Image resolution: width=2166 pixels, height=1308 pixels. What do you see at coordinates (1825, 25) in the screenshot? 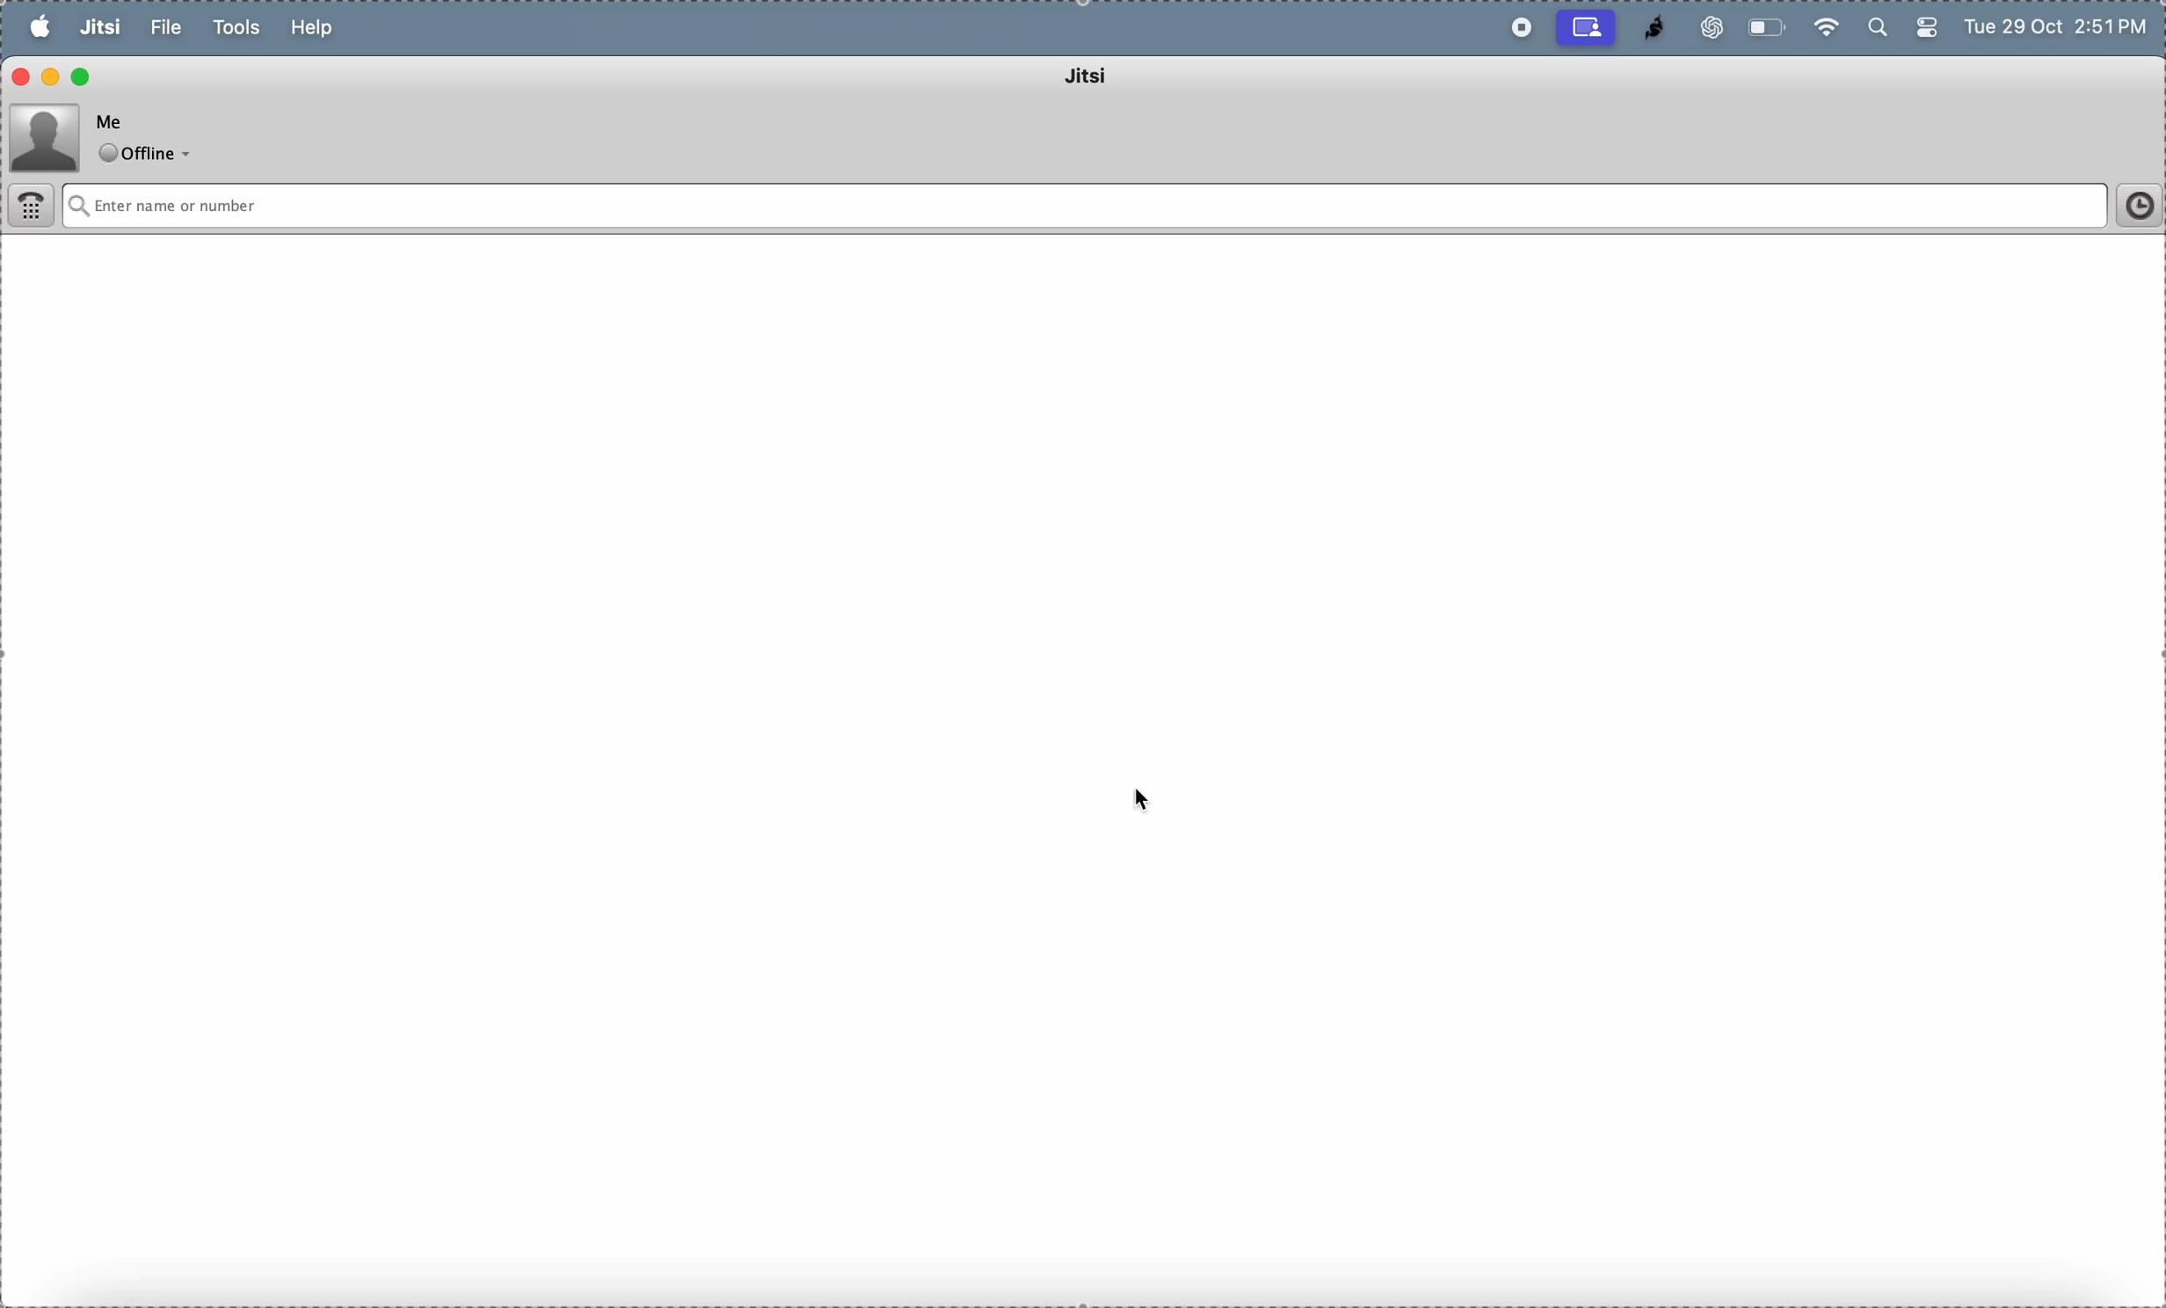
I see `wifi` at bounding box center [1825, 25].